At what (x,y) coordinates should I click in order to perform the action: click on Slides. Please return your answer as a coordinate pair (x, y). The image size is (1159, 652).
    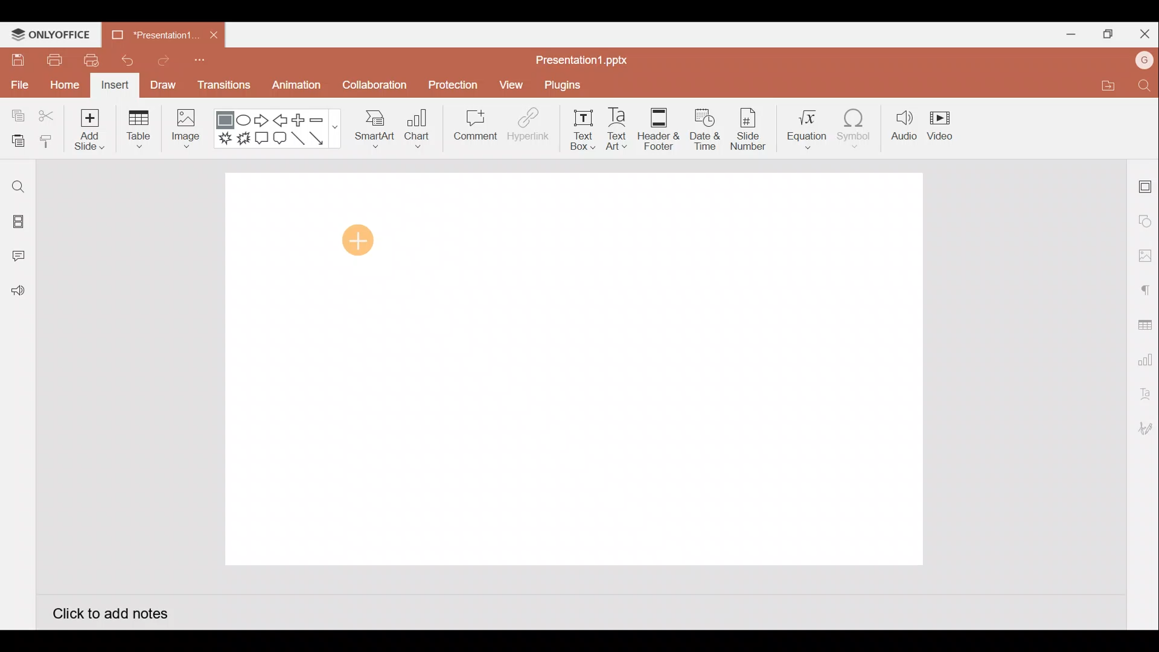
    Looking at the image, I should click on (17, 223).